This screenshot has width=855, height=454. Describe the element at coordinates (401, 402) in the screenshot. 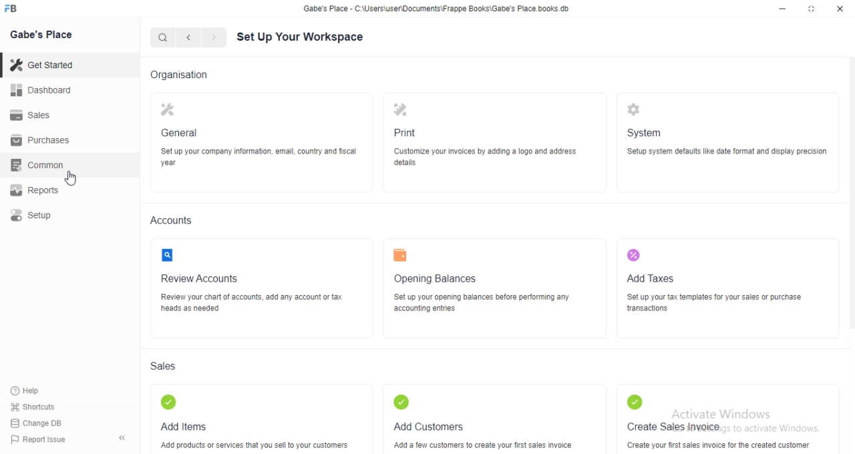

I see `tick mark` at that location.